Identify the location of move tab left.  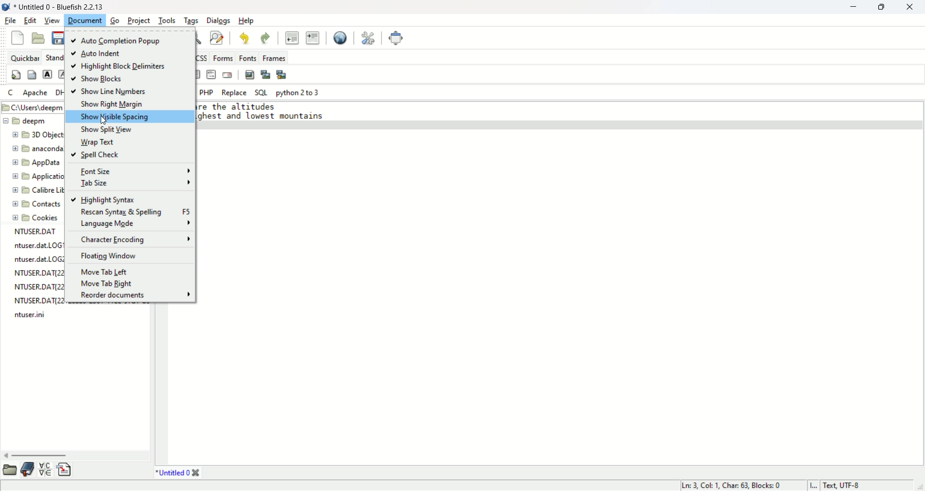
(105, 271).